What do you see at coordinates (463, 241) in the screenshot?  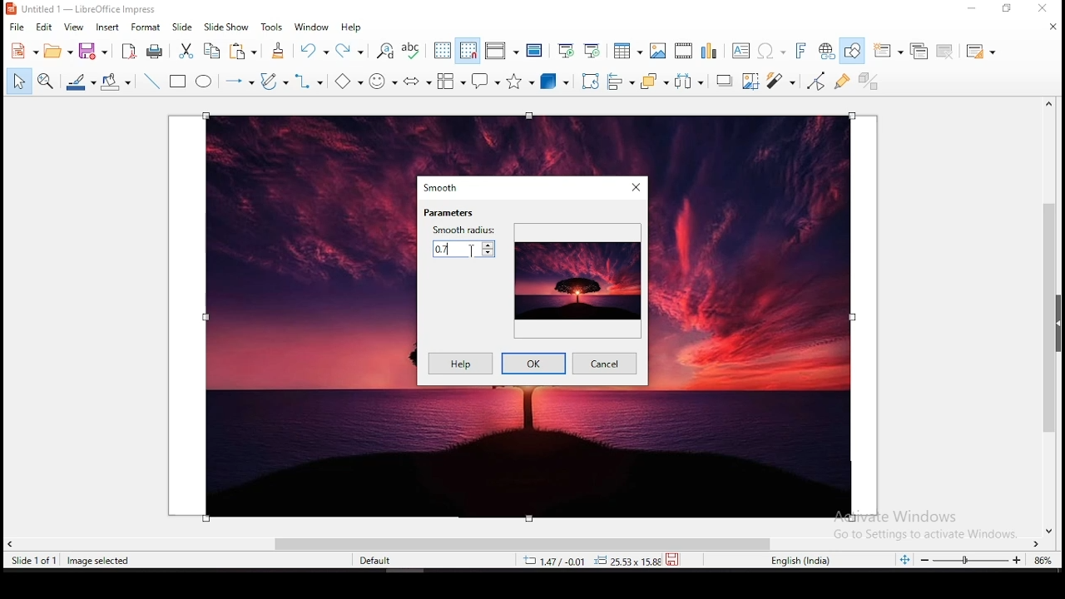 I see `smooth radius` at bounding box center [463, 241].